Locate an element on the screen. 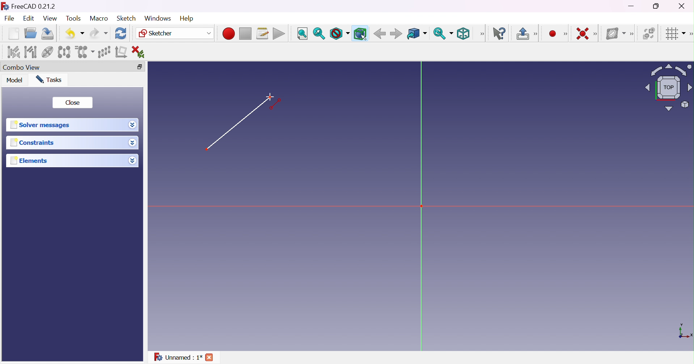 The width and height of the screenshot is (694, 364). Show/hide internal geometry is located at coordinates (47, 52).